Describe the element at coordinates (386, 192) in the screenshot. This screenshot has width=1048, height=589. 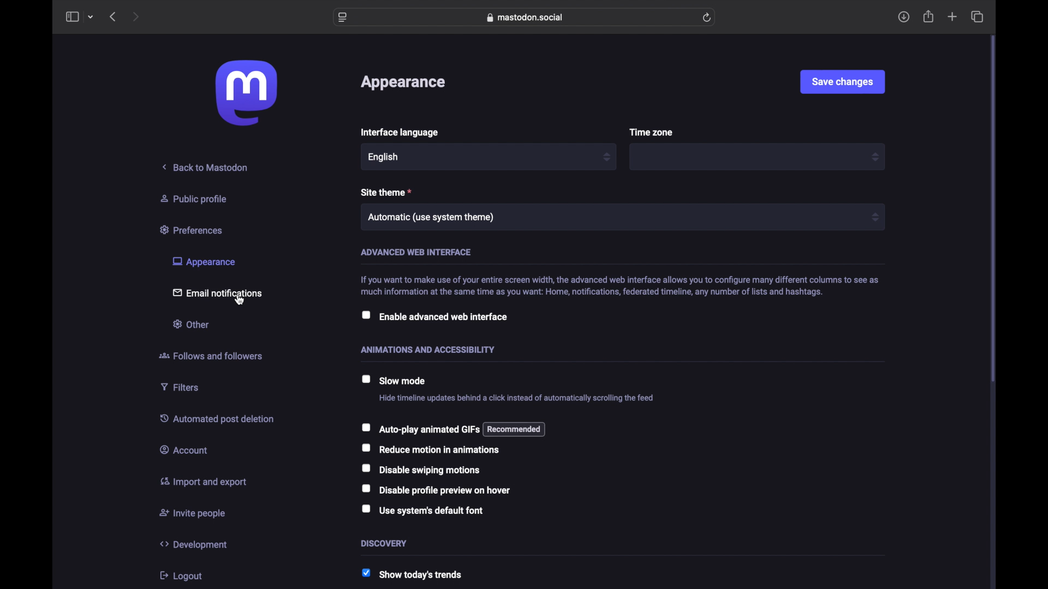
I see `site theme` at that location.